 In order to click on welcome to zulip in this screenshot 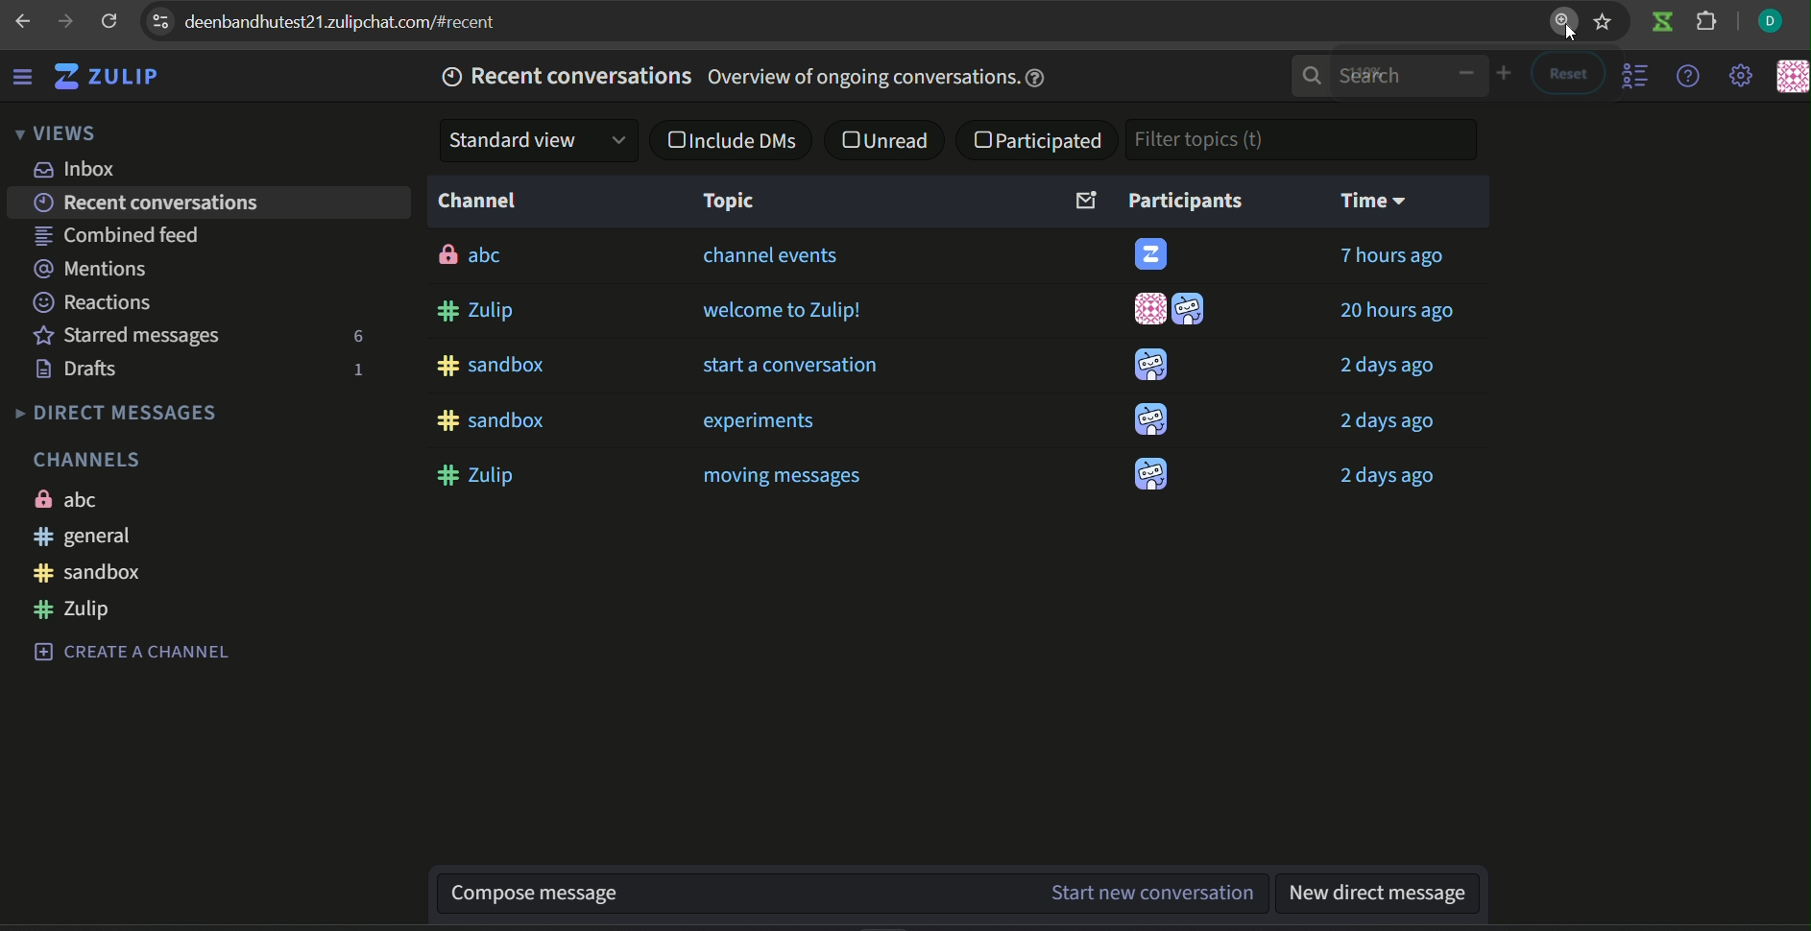, I will do `click(781, 308)`.